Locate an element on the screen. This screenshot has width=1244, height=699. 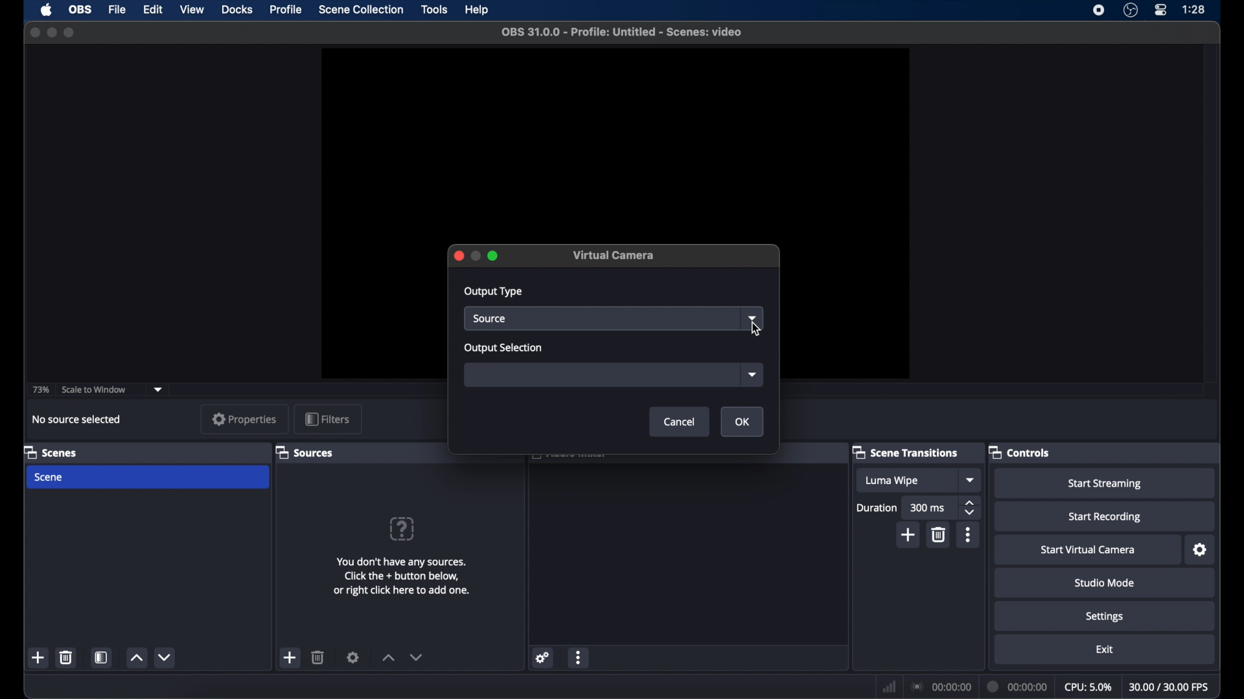
minimize is located at coordinates (475, 256).